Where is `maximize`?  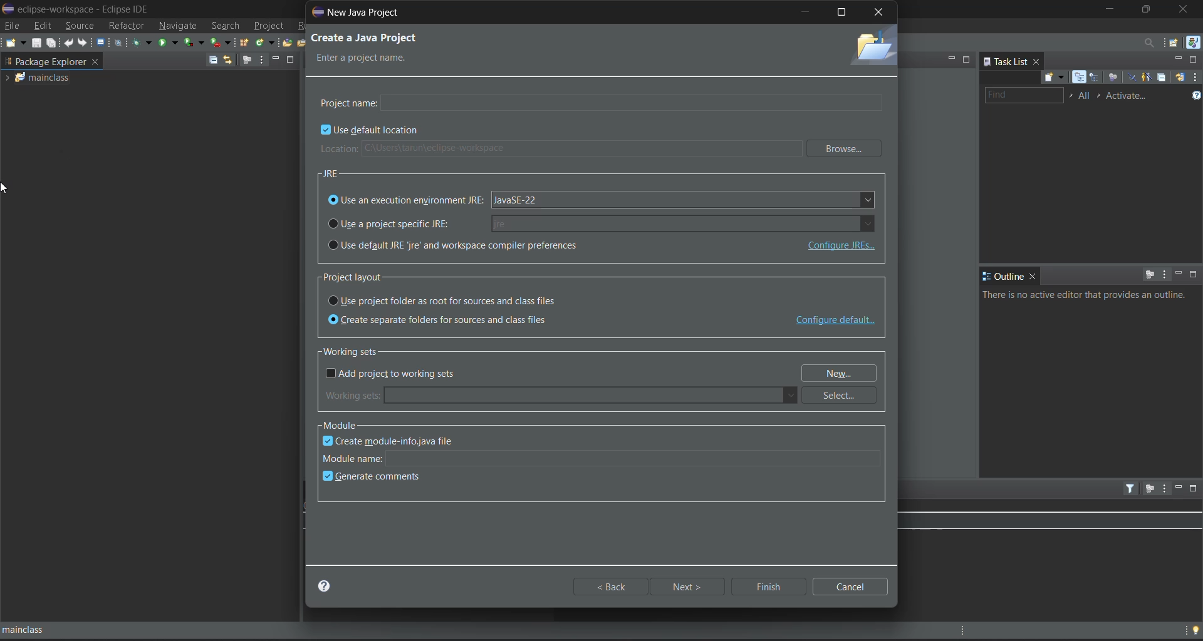 maximize is located at coordinates (1195, 489).